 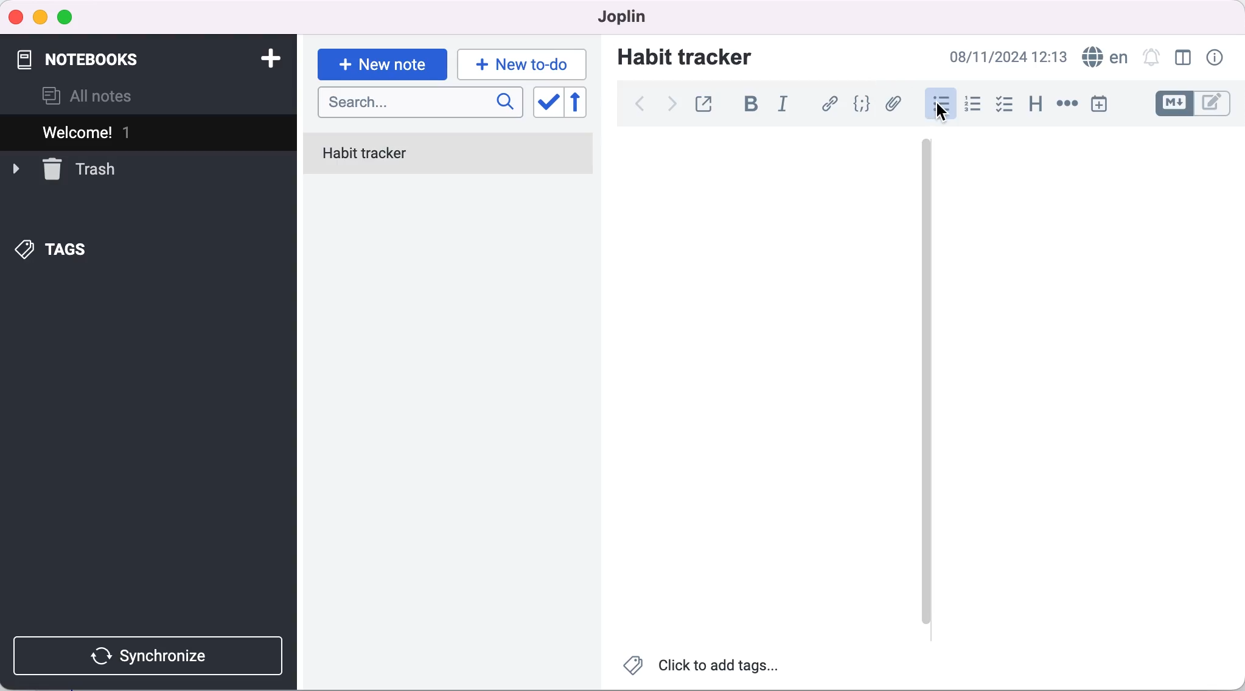 What do you see at coordinates (617, 16) in the screenshot?
I see `joplin` at bounding box center [617, 16].